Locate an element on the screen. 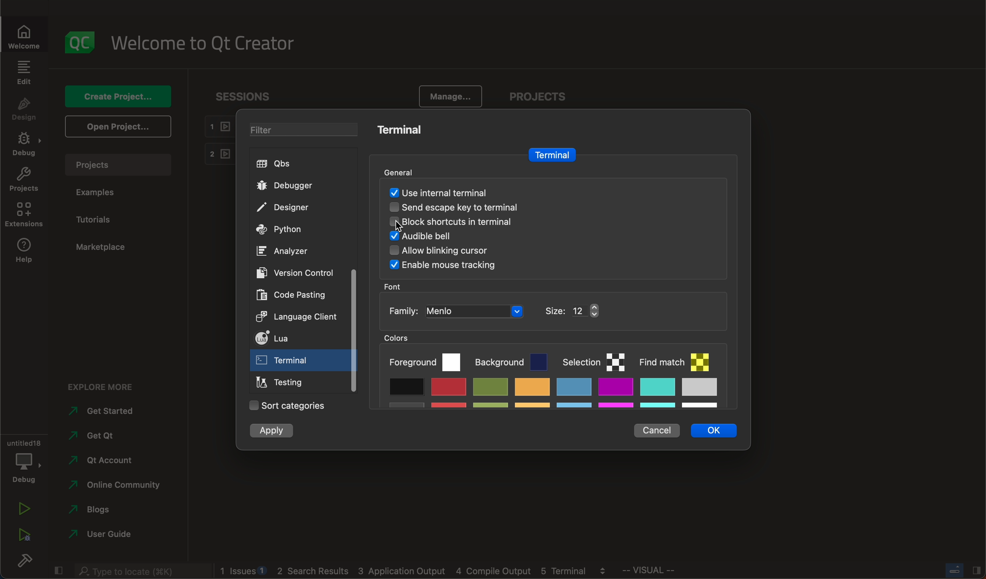 This screenshot has height=579, width=986. open  is located at coordinates (116, 127).